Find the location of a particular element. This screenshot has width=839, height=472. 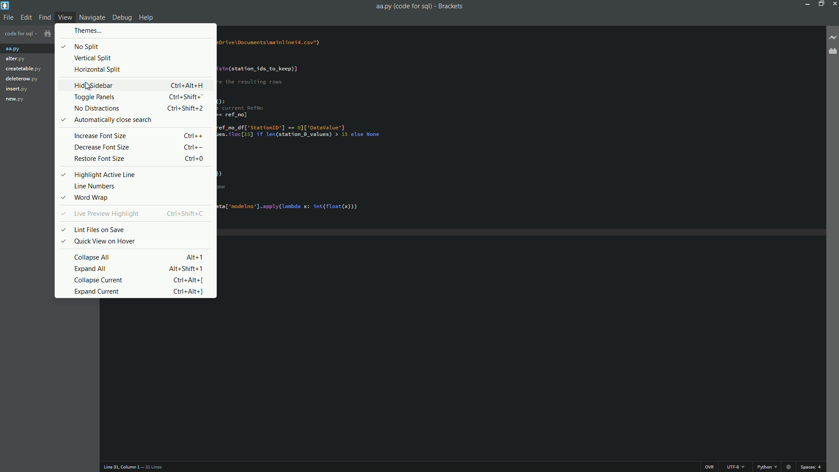

keyboard shortcut is located at coordinates (192, 148).